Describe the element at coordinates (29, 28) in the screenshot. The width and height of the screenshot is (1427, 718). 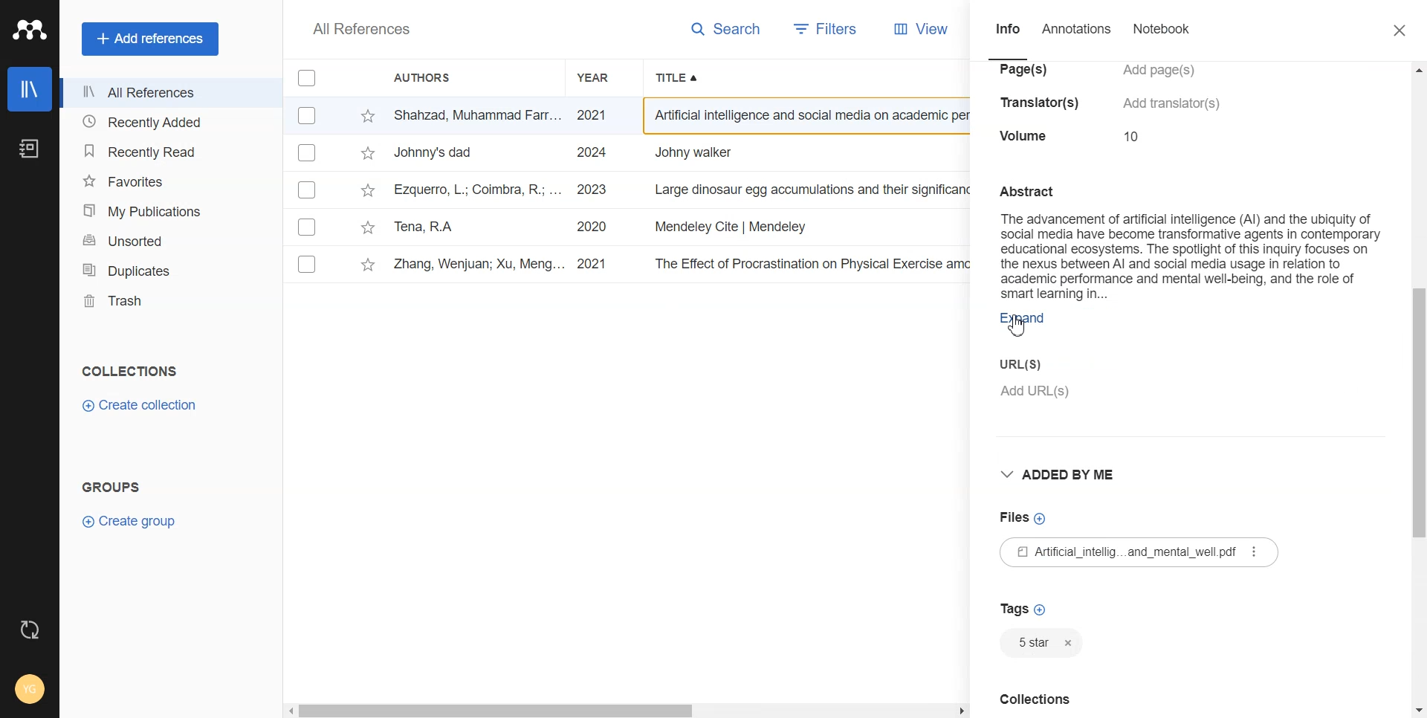
I see `Logo` at that location.